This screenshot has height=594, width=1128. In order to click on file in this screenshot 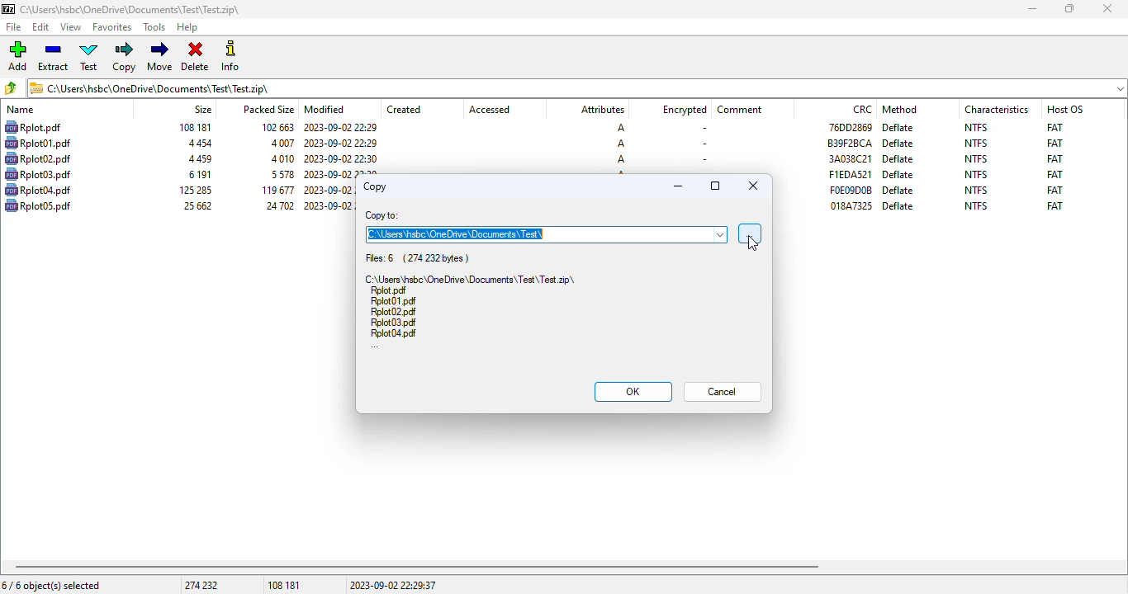, I will do `click(394, 333)`.